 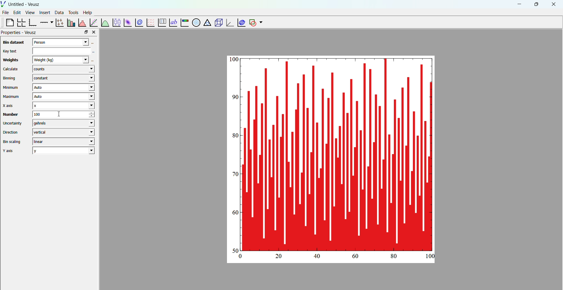 I want to click on Y axis, so click(x=10, y=151).